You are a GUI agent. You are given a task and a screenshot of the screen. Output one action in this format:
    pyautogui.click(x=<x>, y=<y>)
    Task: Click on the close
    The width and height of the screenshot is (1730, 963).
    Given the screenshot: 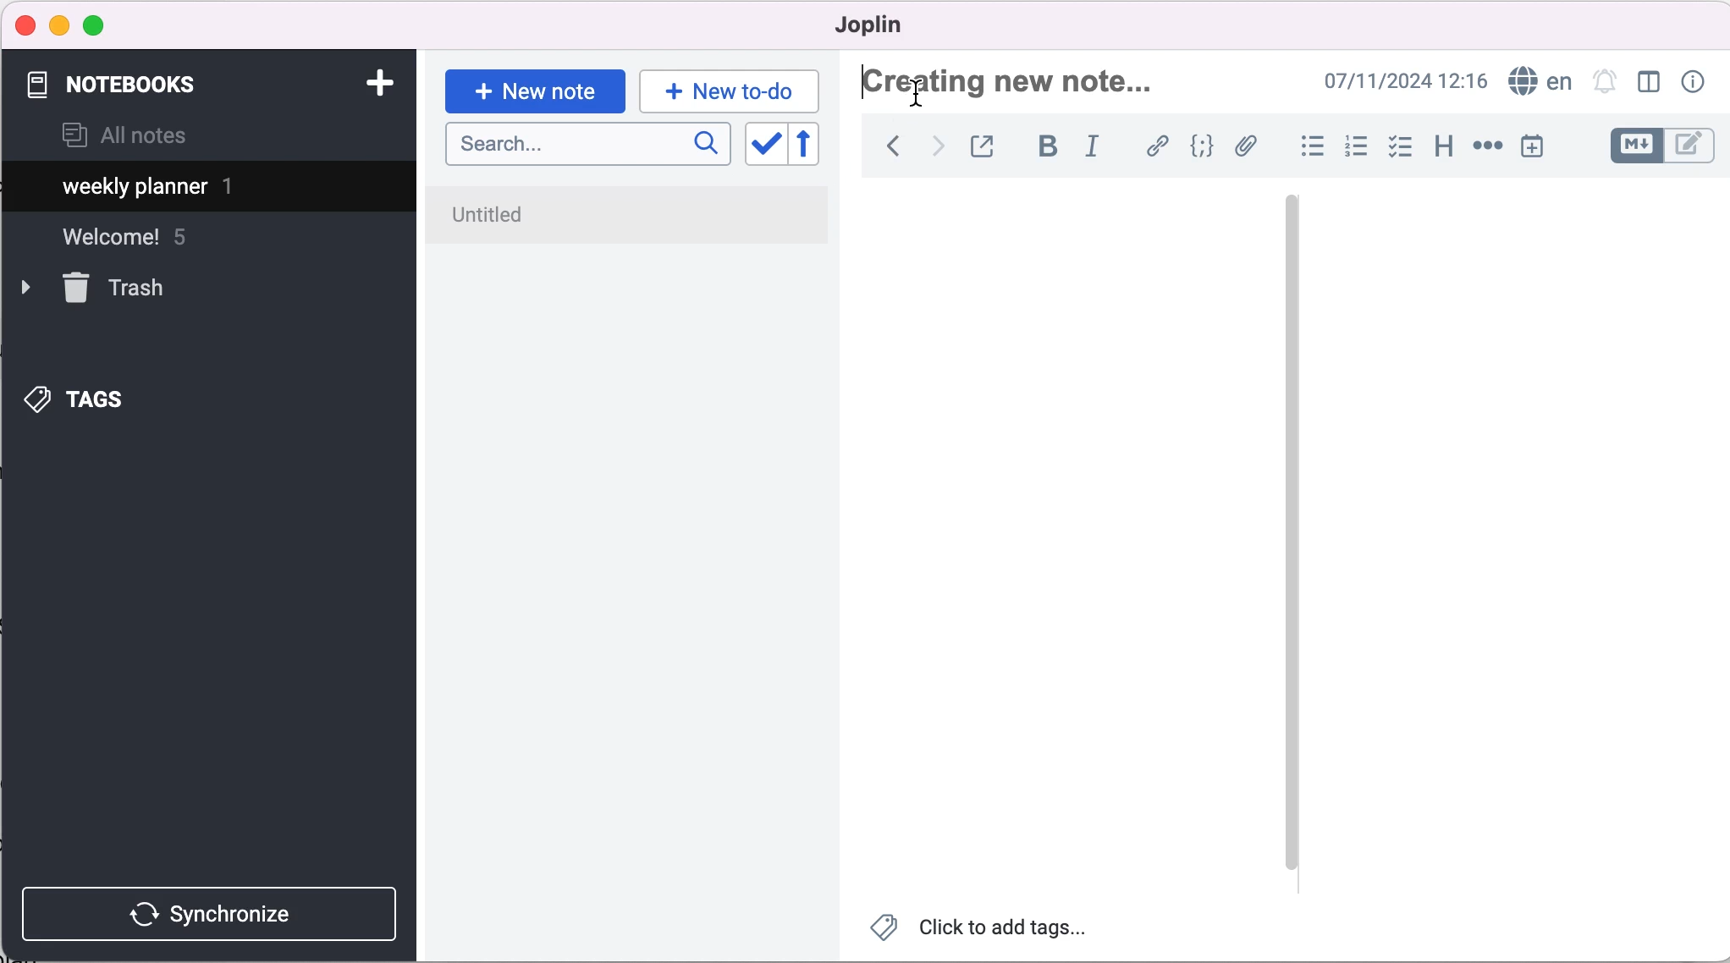 What is the action you would take?
    pyautogui.click(x=26, y=25)
    